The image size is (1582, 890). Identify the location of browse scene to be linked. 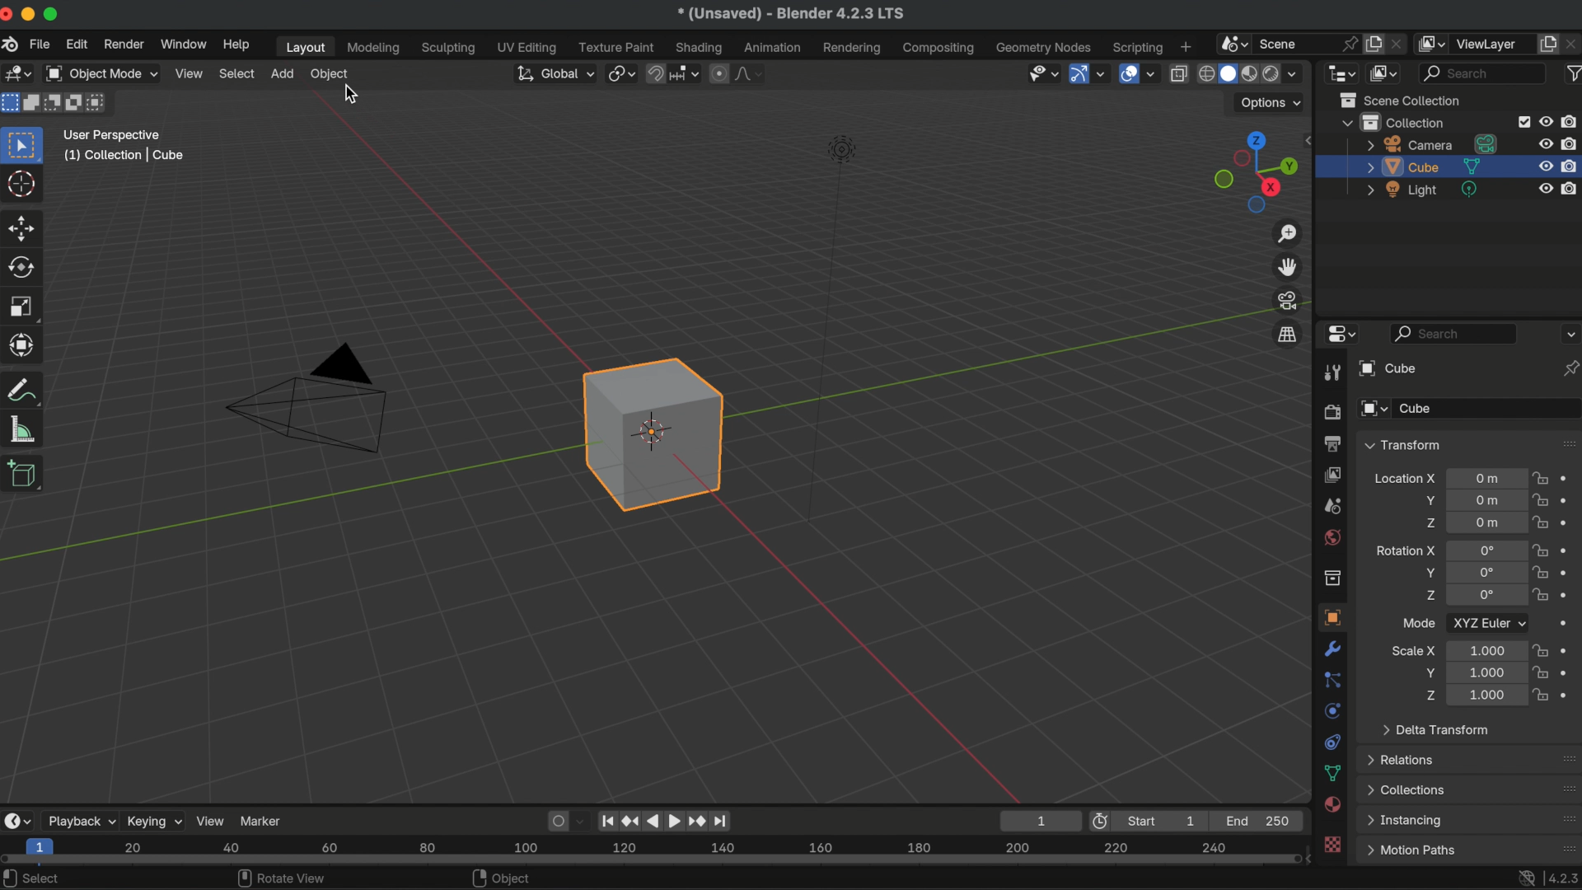
(1232, 42).